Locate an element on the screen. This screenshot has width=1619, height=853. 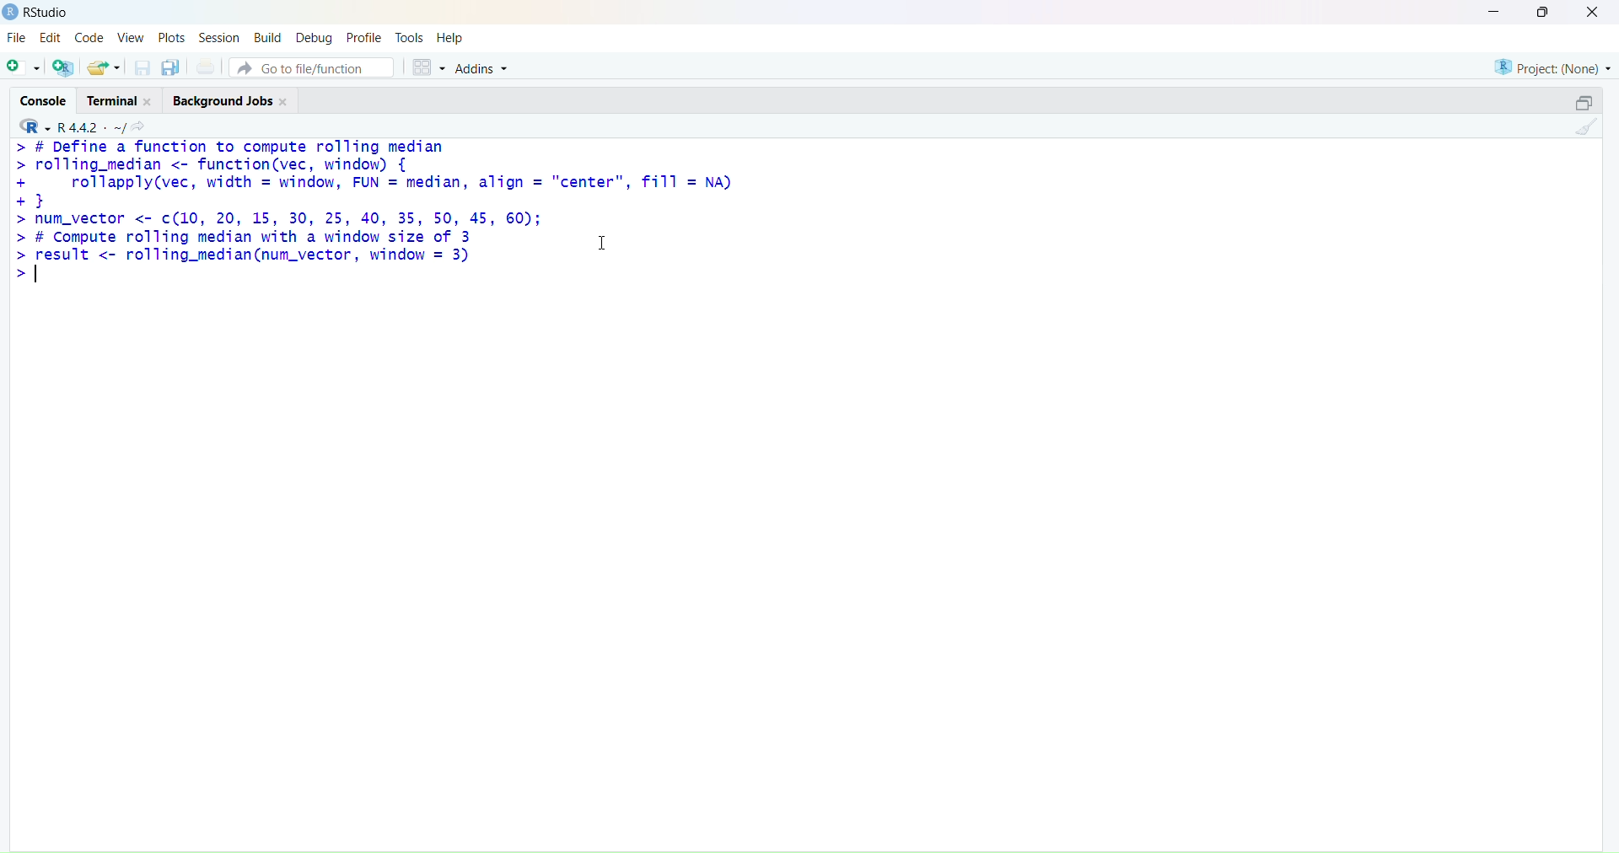
print is located at coordinates (206, 67).